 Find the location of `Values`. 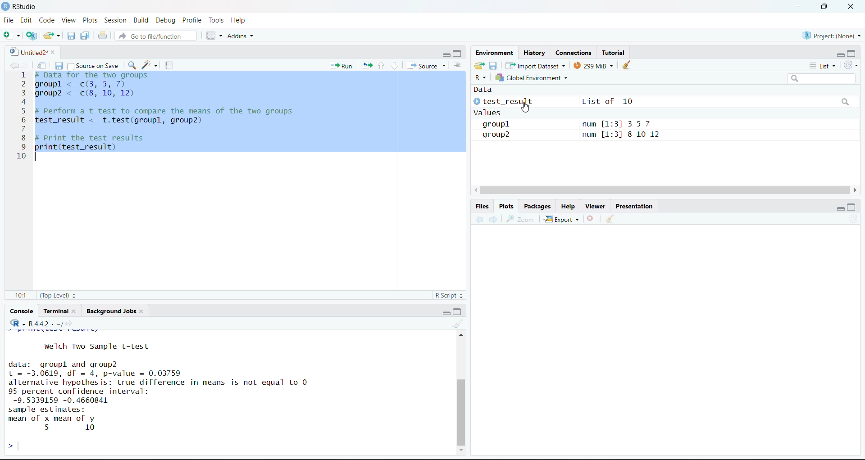

Values is located at coordinates (487, 112).